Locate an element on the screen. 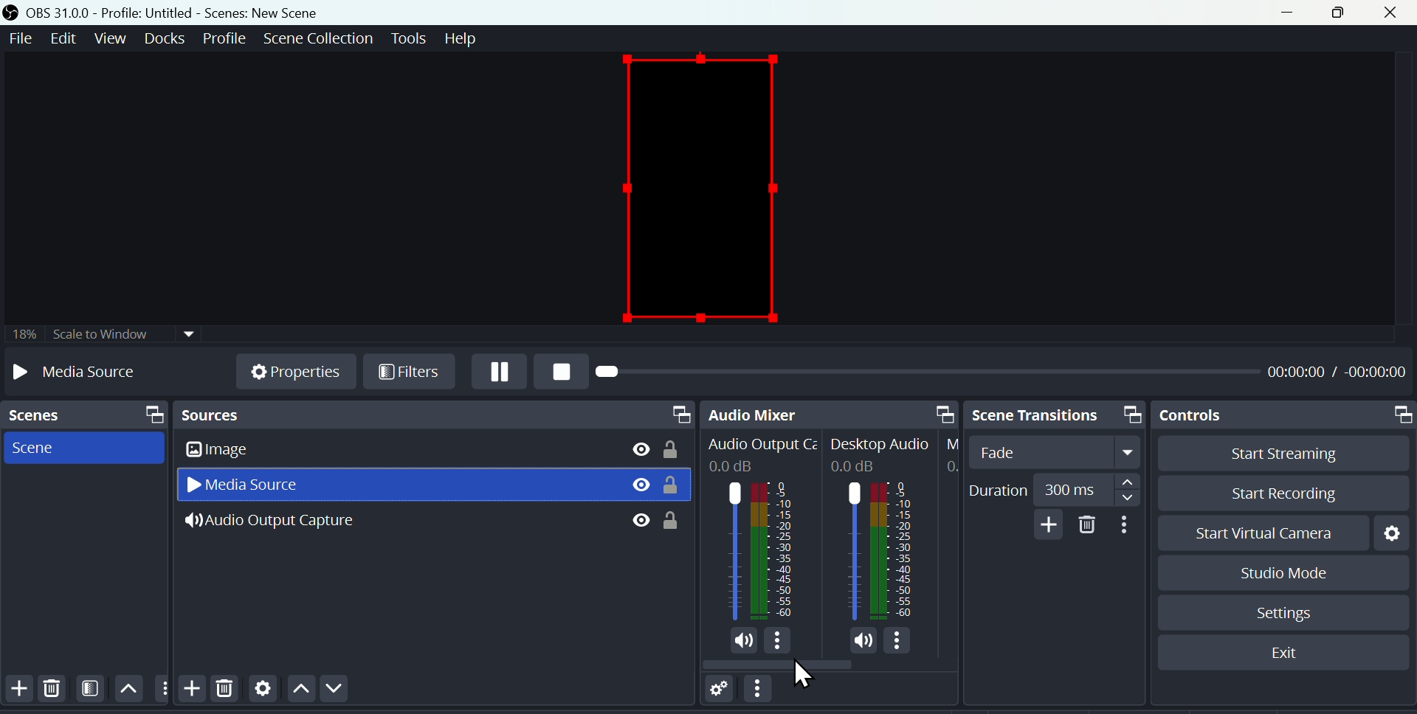 The height and width of the screenshot is (714, 1417). Stop is located at coordinates (561, 374).